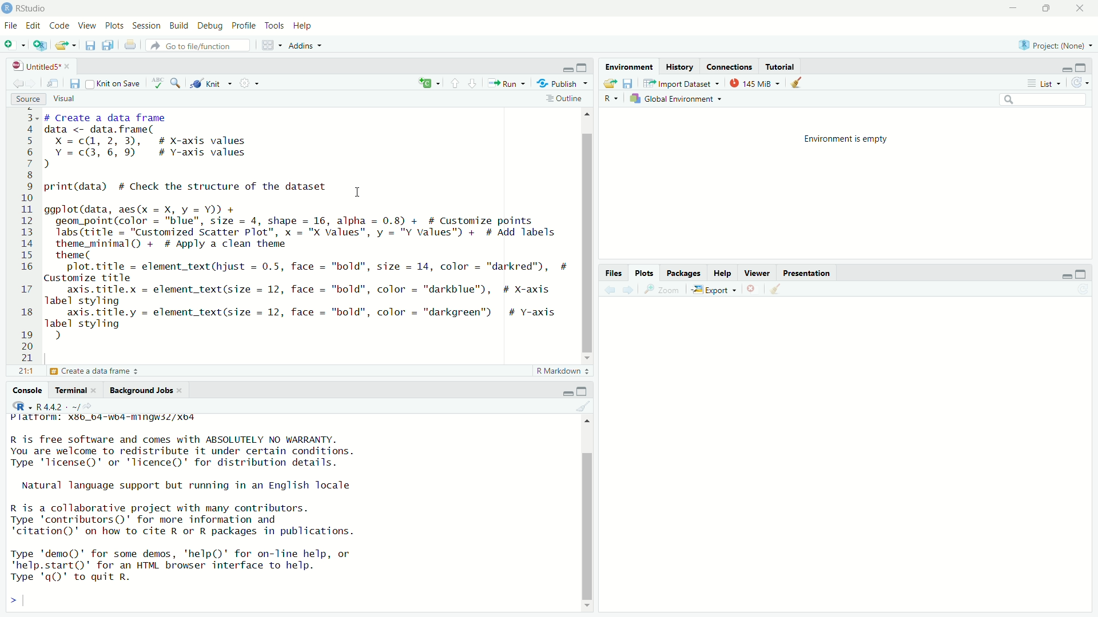 Image resolution: width=1098 pixels, height=617 pixels. What do you see at coordinates (274, 26) in the screenshot?
I see `Tools` at bounding box center [274, 26].